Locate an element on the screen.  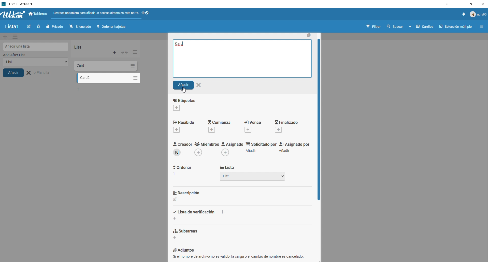
tableros is located at coordinates (39, 14).